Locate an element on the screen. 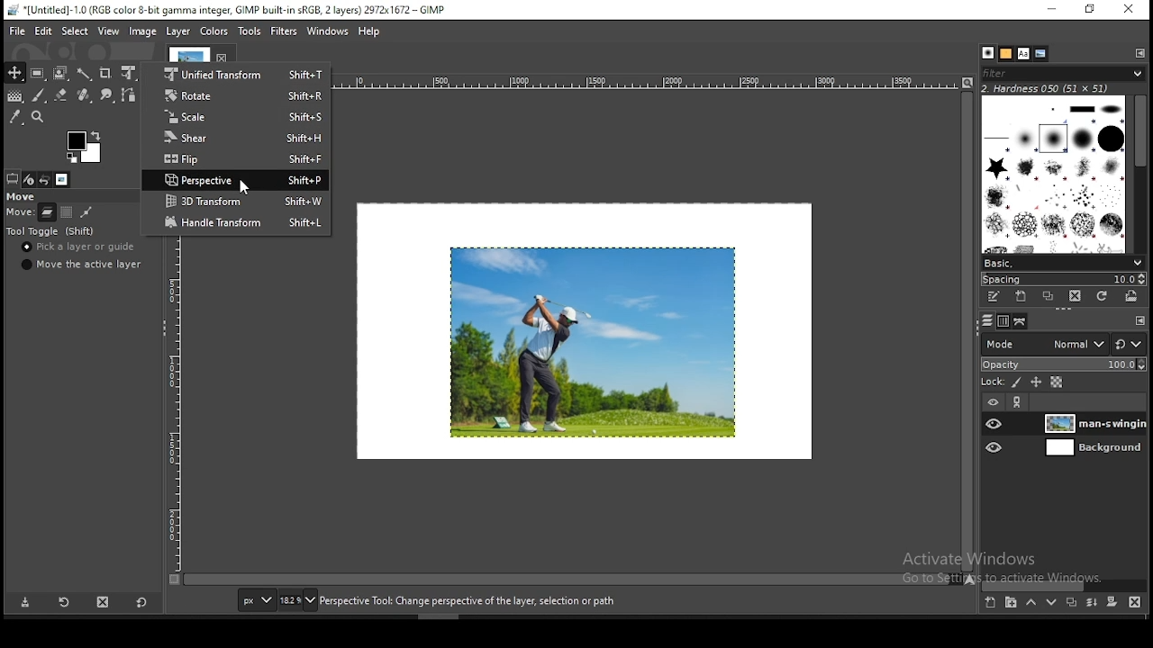  configure this tab is located at coordinates (1138, 319).